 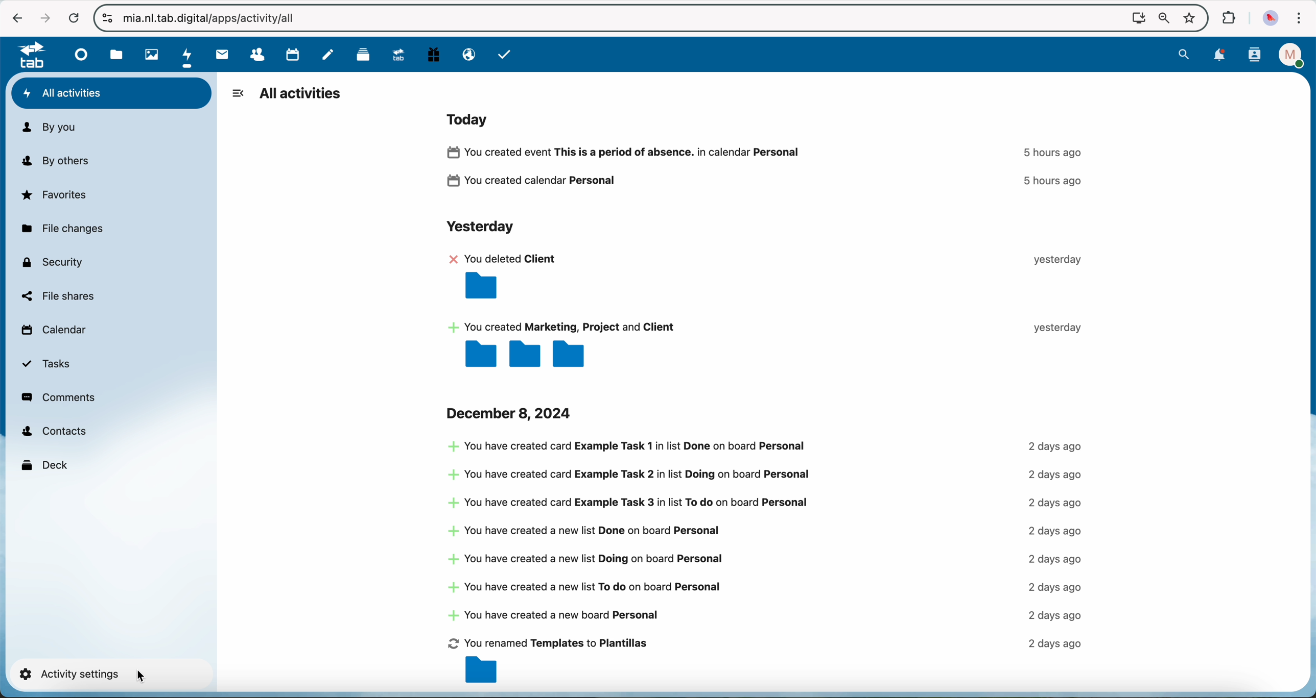 What do you see at coordinates (766, 563) in the screenshot?
I see `activity` at bounding box center [766, 563].